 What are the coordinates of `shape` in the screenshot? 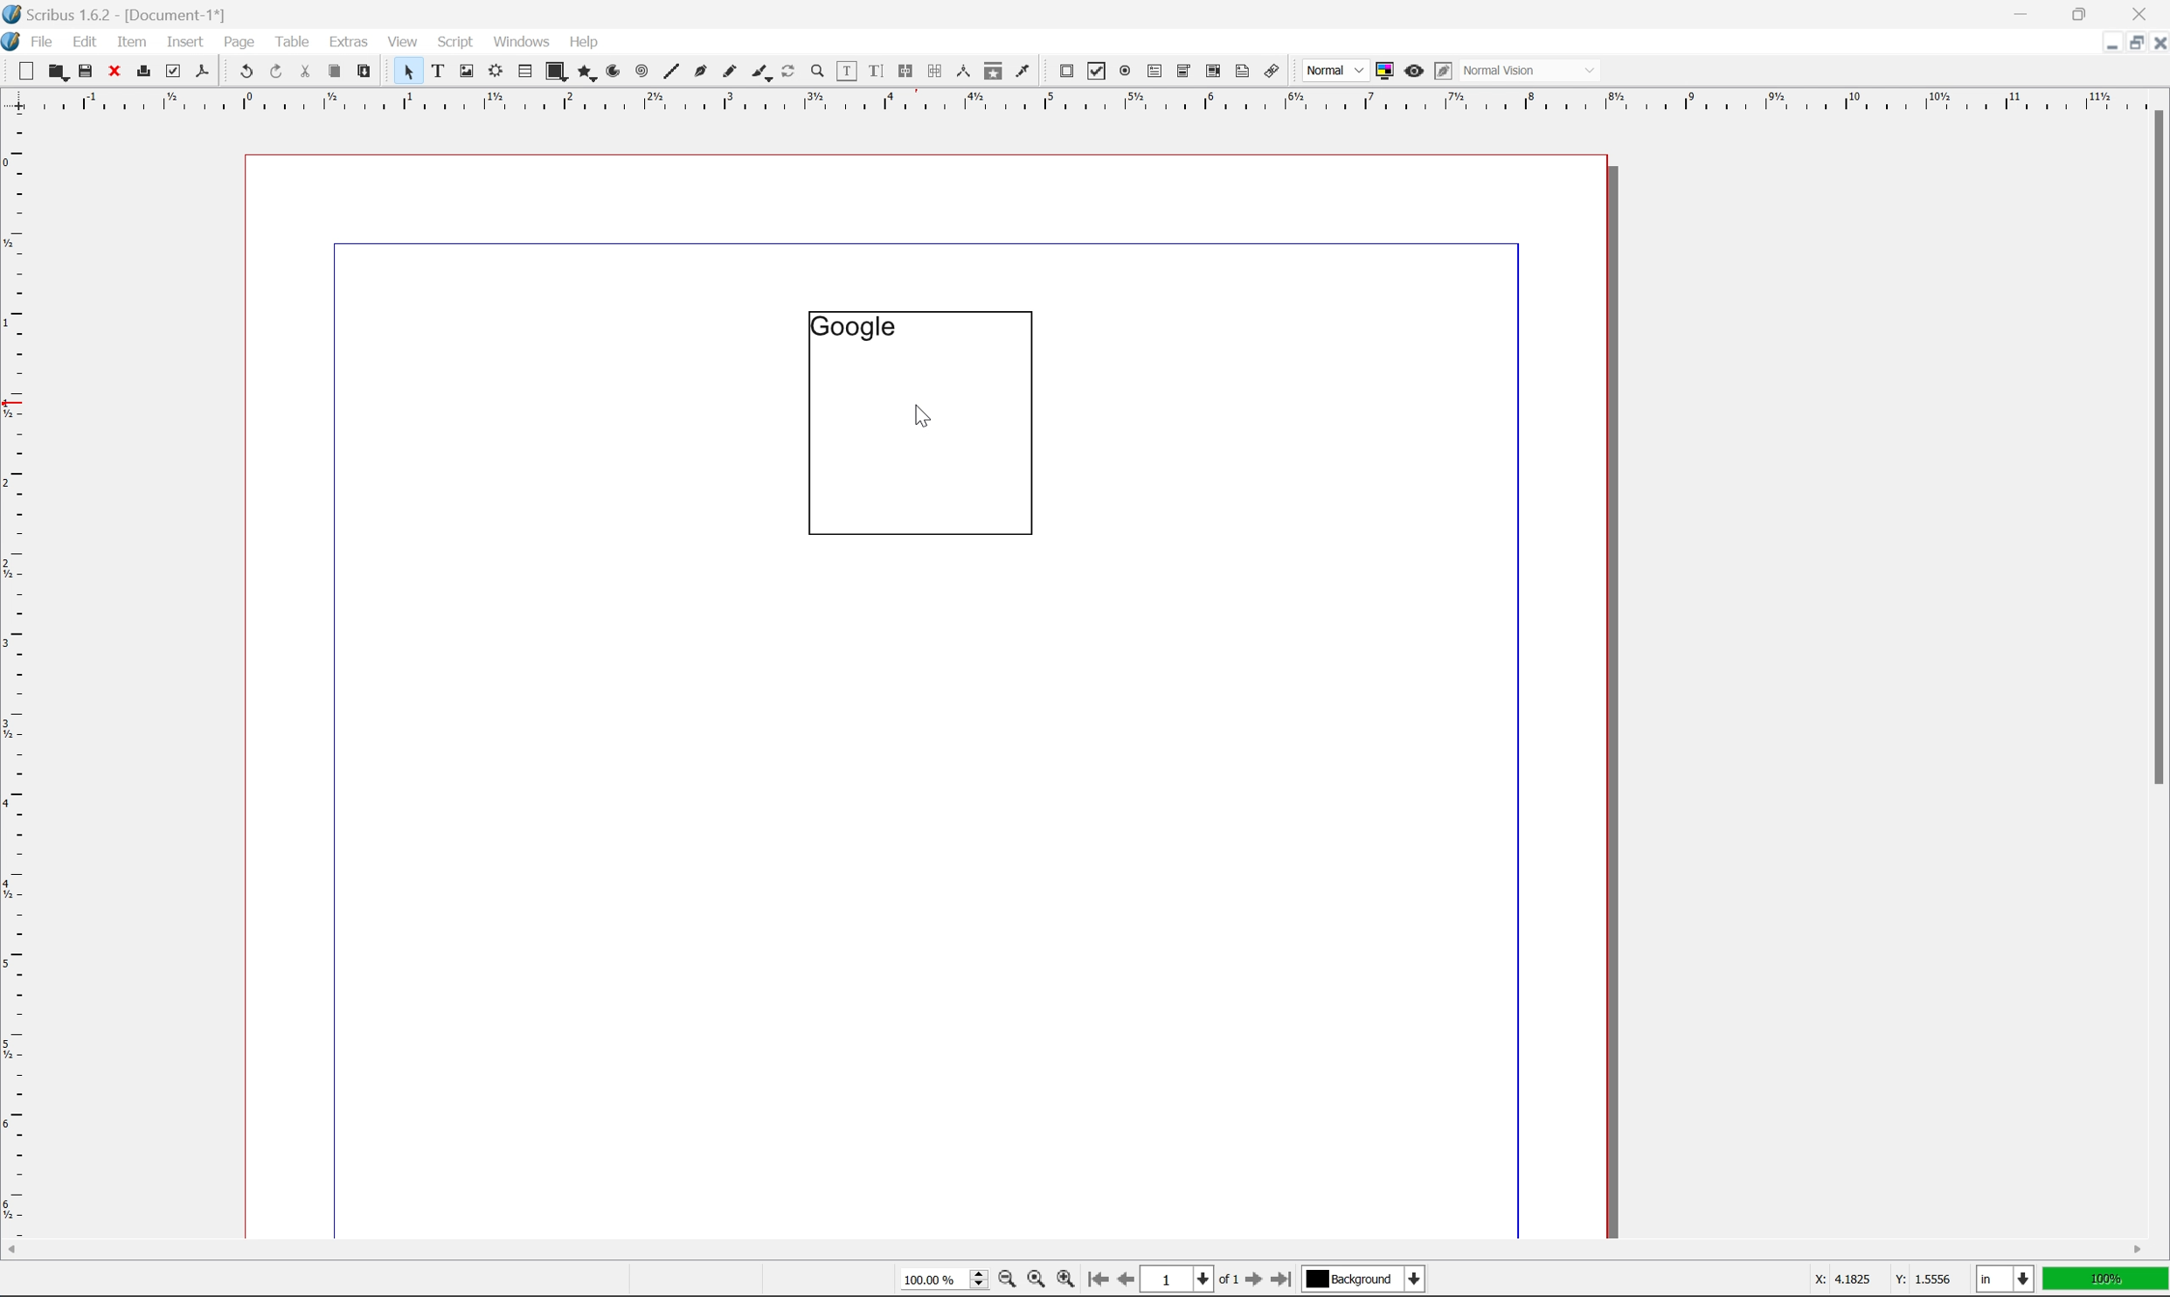 It's located at (558, 73).